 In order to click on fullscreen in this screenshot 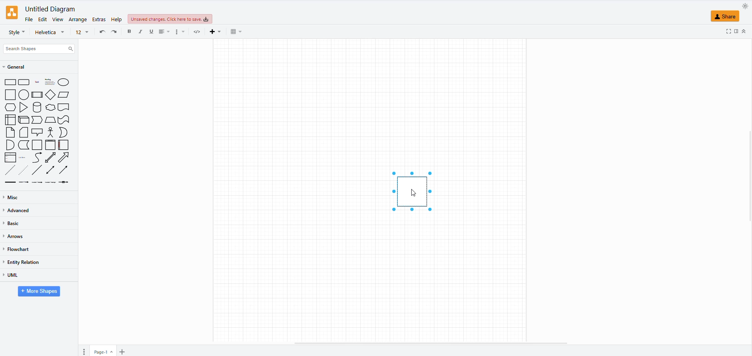, I will do `click(725, 31)`.